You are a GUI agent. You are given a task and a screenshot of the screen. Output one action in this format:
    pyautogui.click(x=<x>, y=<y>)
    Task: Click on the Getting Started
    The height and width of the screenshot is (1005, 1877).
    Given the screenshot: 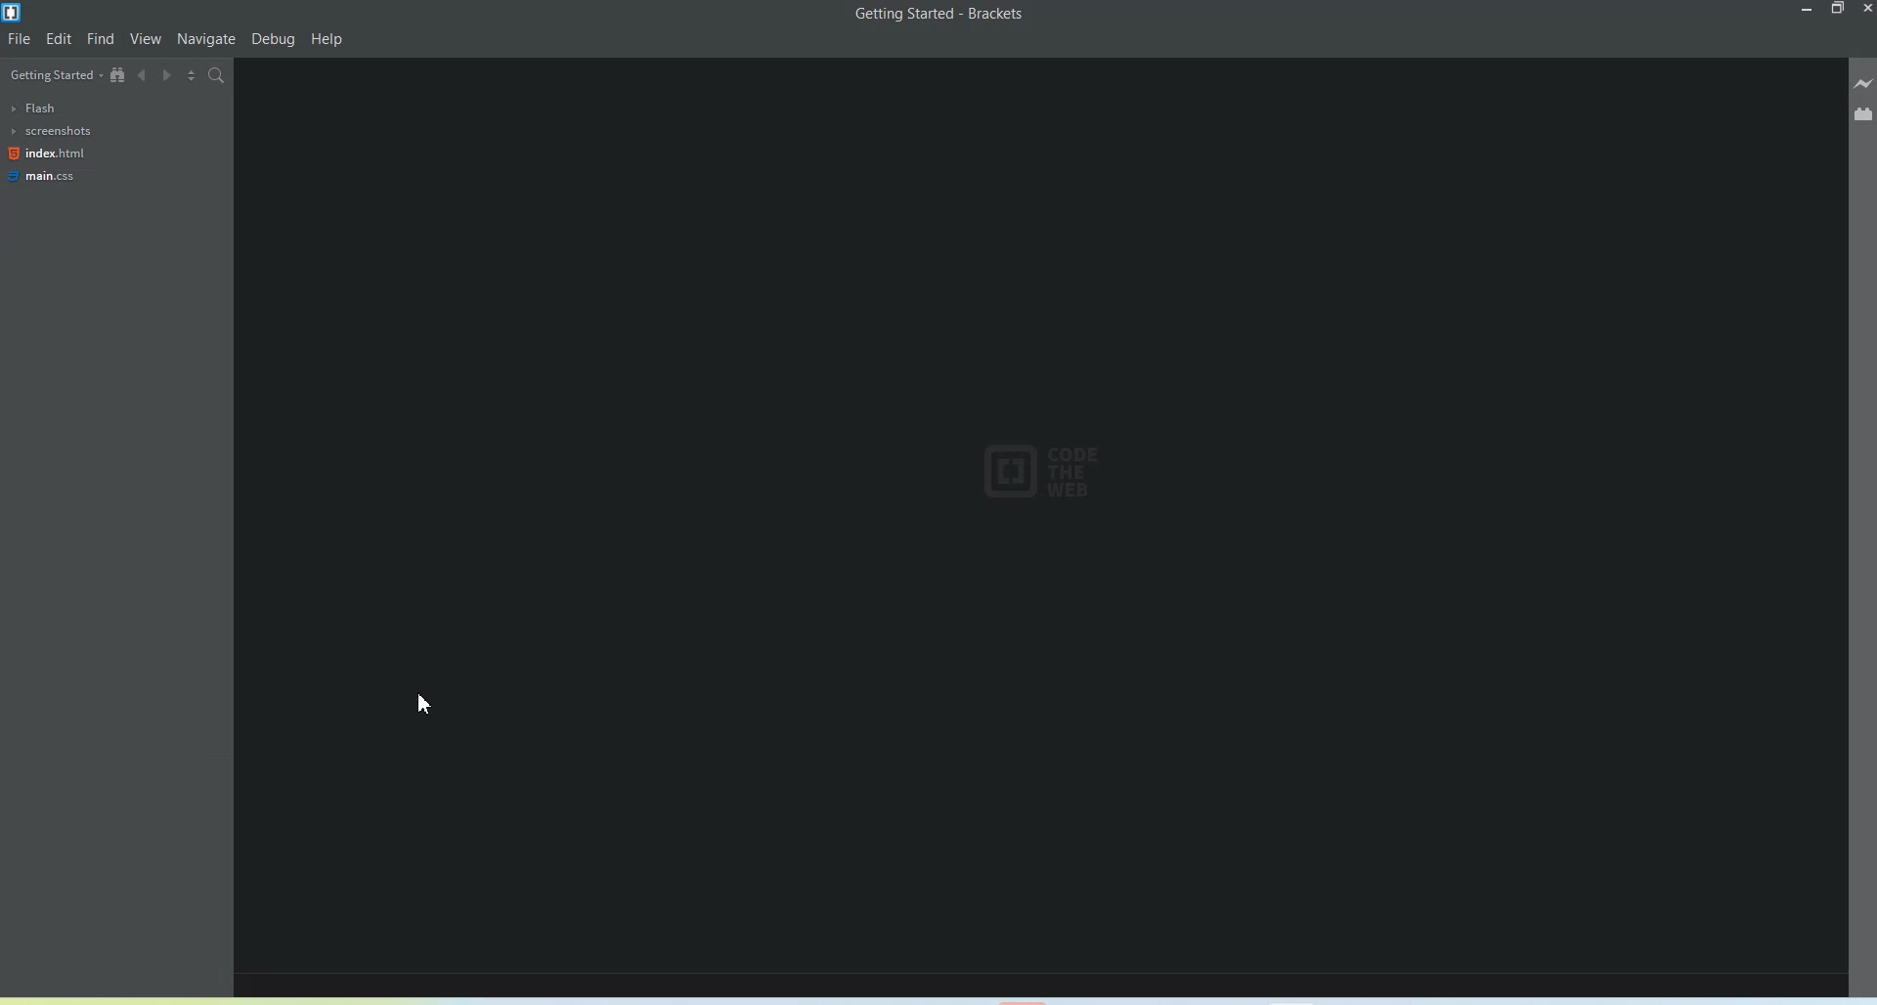 What is the action you would take?
    pyautogui.click(x=53, y=76)
    